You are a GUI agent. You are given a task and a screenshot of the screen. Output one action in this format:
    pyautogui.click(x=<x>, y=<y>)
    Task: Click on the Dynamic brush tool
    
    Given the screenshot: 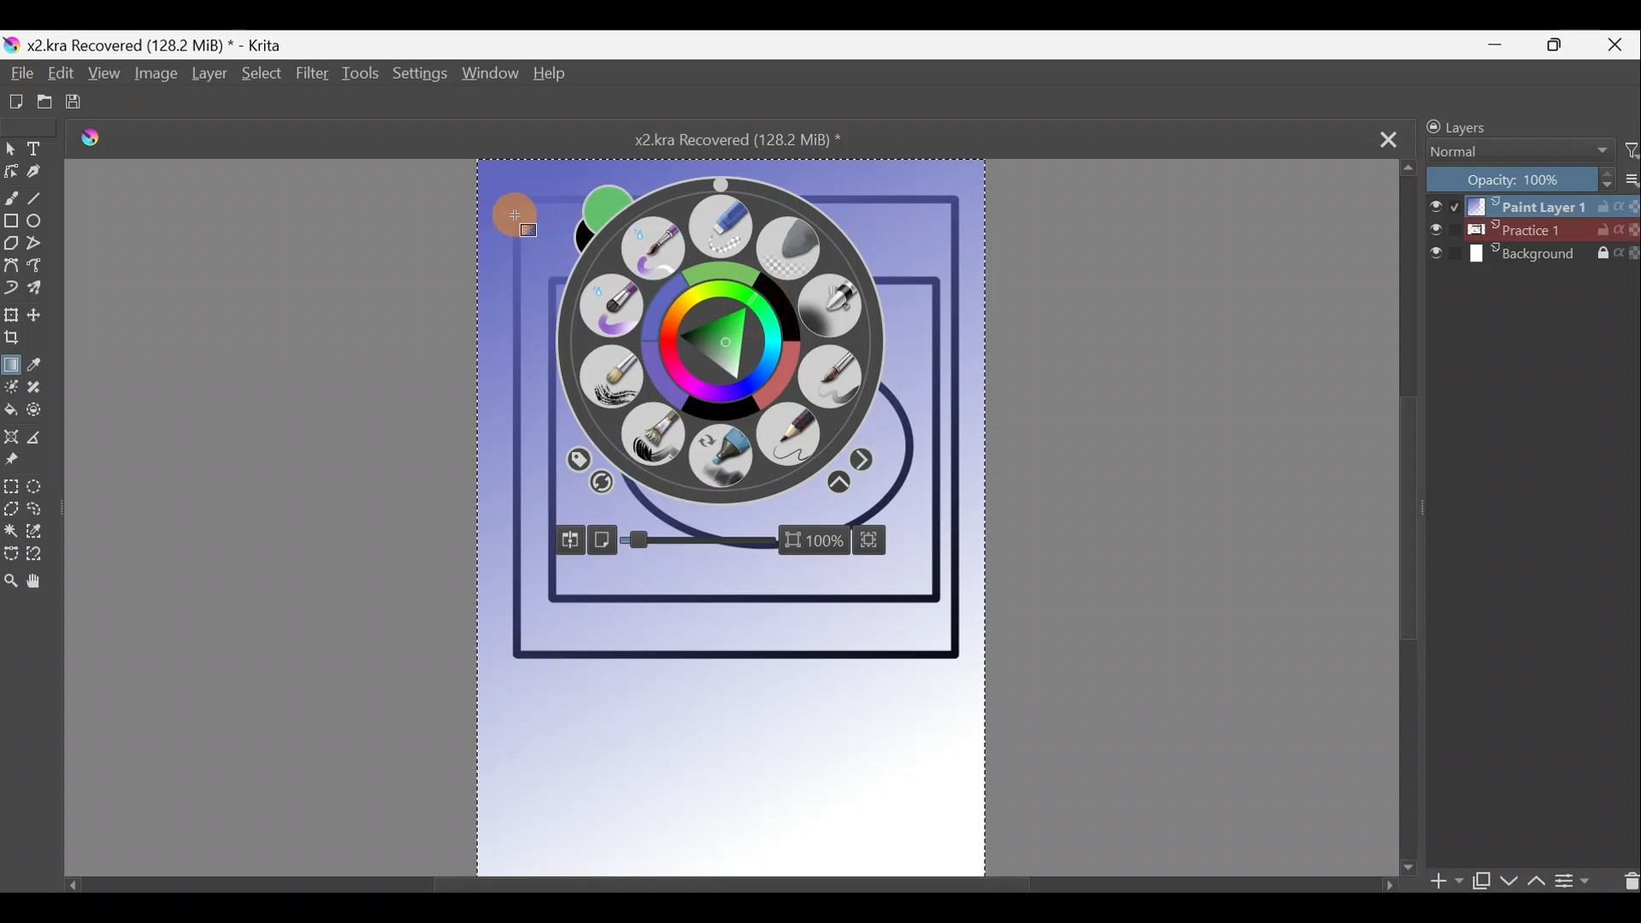 What is the action you would take?
    pyautogui.click(x=12, y=289)
    